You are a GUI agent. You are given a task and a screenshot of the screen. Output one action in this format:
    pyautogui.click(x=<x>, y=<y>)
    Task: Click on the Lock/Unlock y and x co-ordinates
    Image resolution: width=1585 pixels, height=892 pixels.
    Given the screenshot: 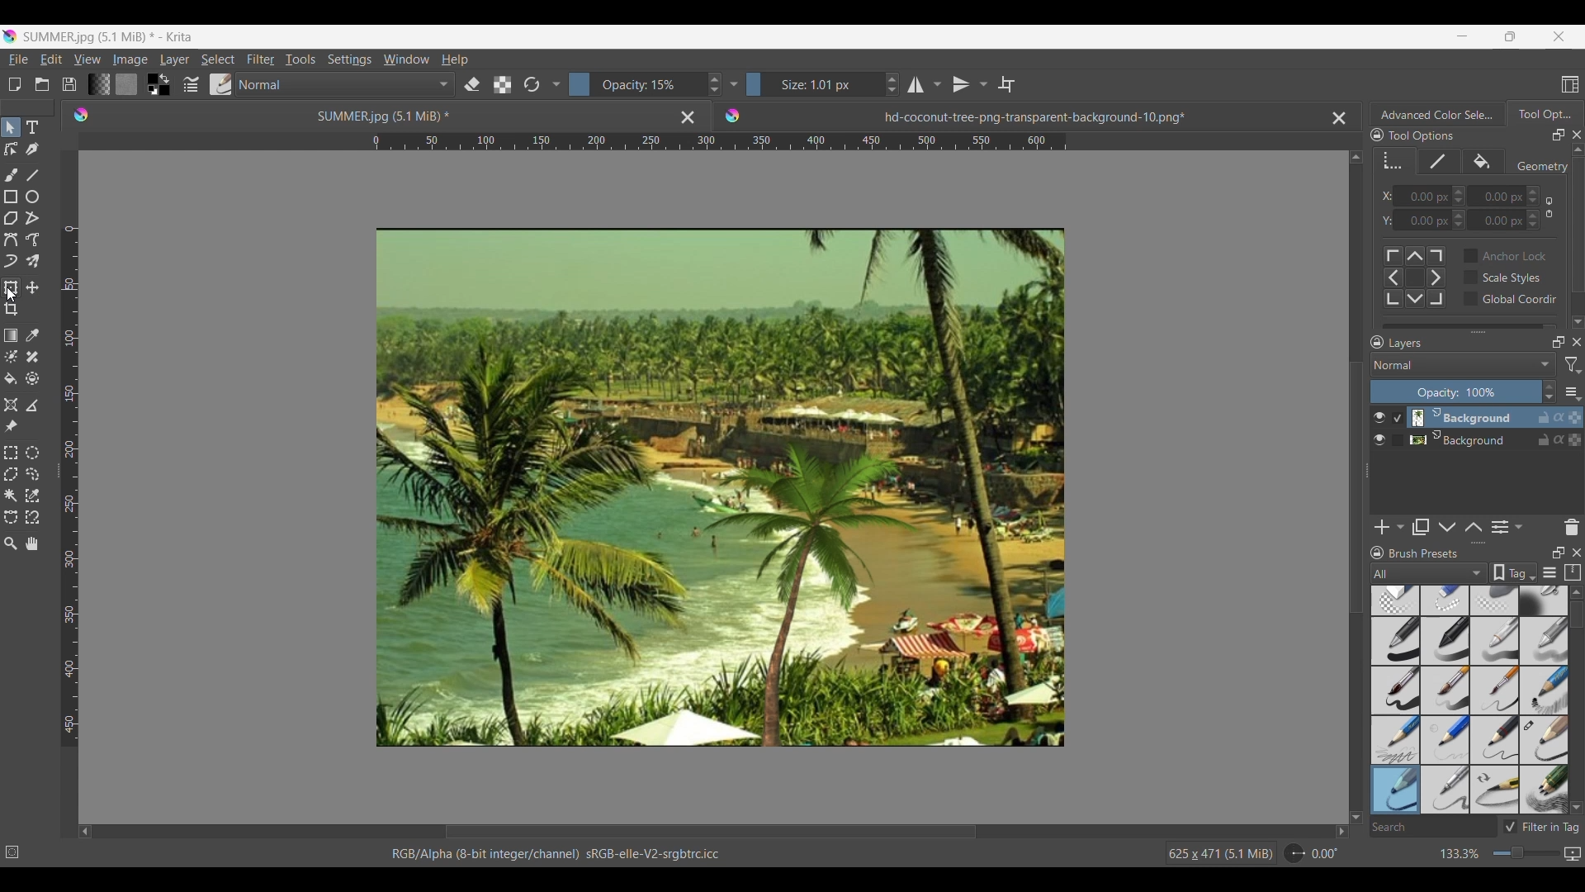 What is the action you would take?
    pyautogui.click(x=1549, y=207)
    